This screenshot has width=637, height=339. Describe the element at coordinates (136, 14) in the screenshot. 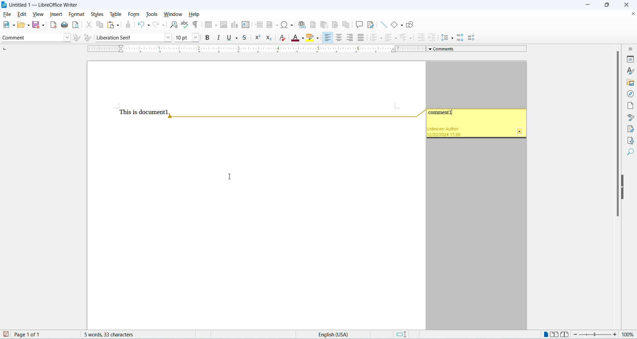

I see `form` at that location.